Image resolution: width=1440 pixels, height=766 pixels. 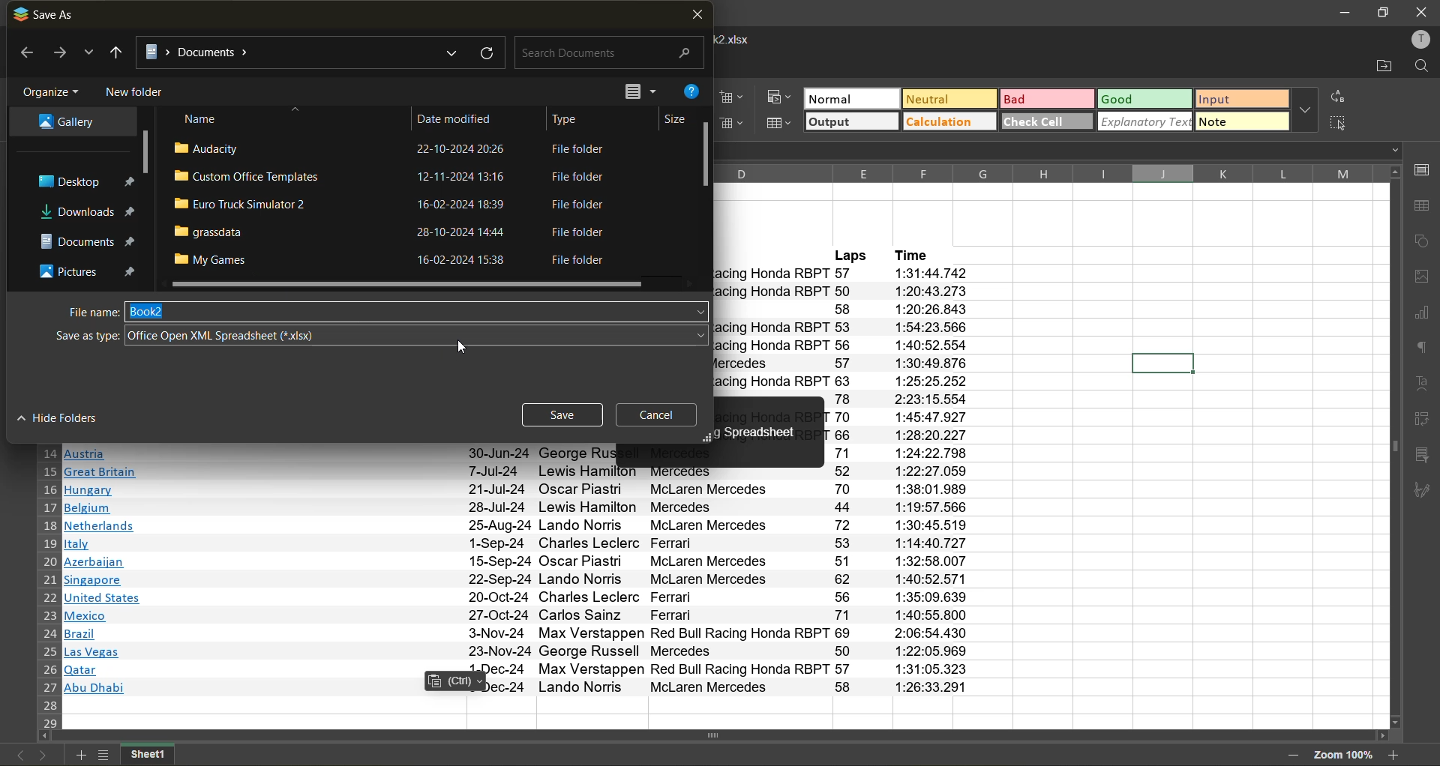 I want to click on output, so click(x=851, y=121).